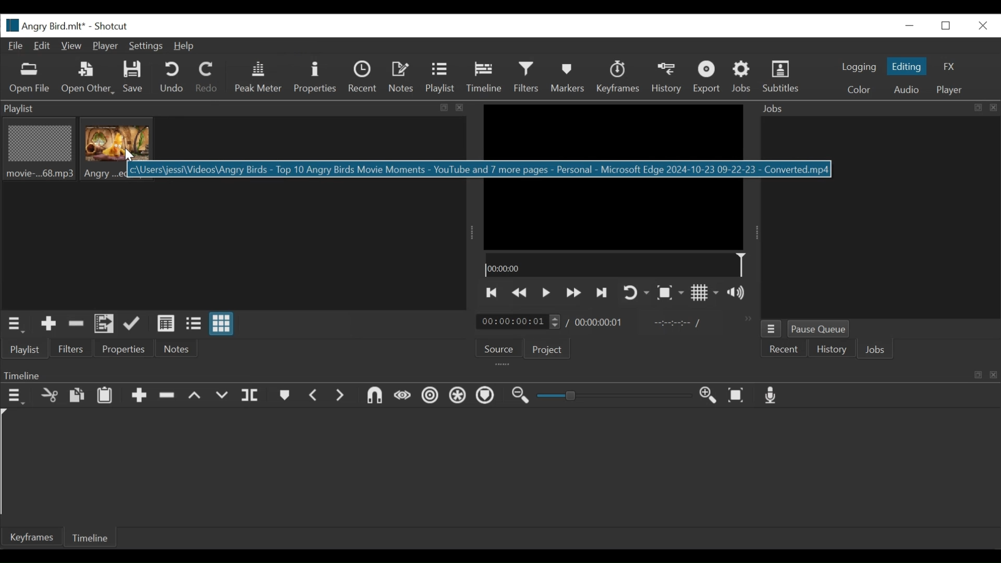 Image resolution: width=1001 pixels, height=563 pixels. I want to click on Markers, so click(566, 78).